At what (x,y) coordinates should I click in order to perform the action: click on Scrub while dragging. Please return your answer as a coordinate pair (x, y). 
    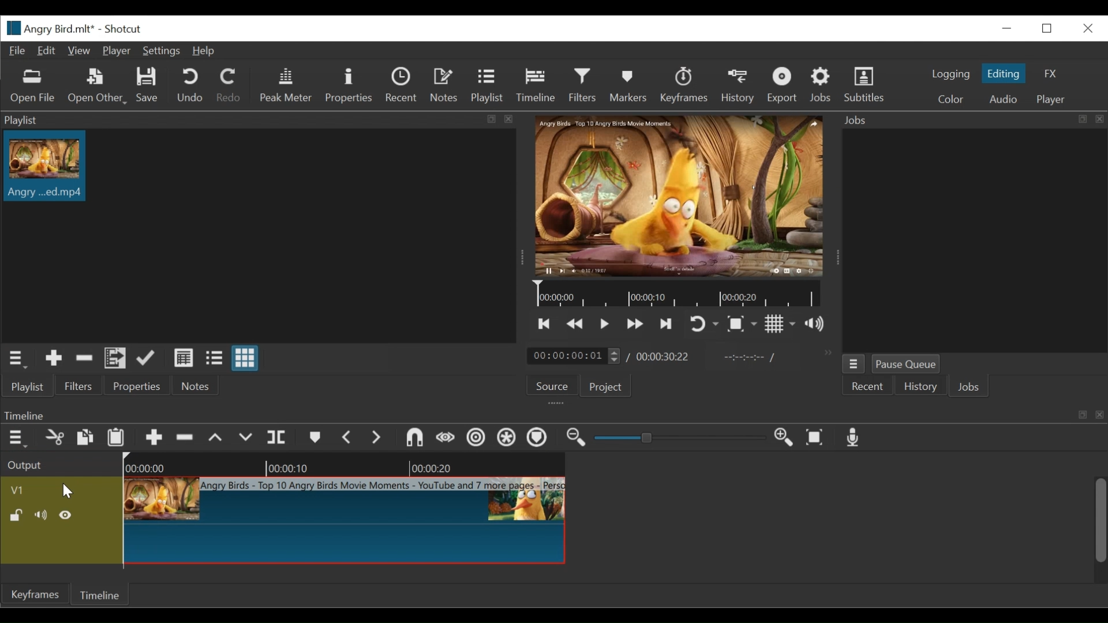
    Looking at the image, I should click on (446, 438).